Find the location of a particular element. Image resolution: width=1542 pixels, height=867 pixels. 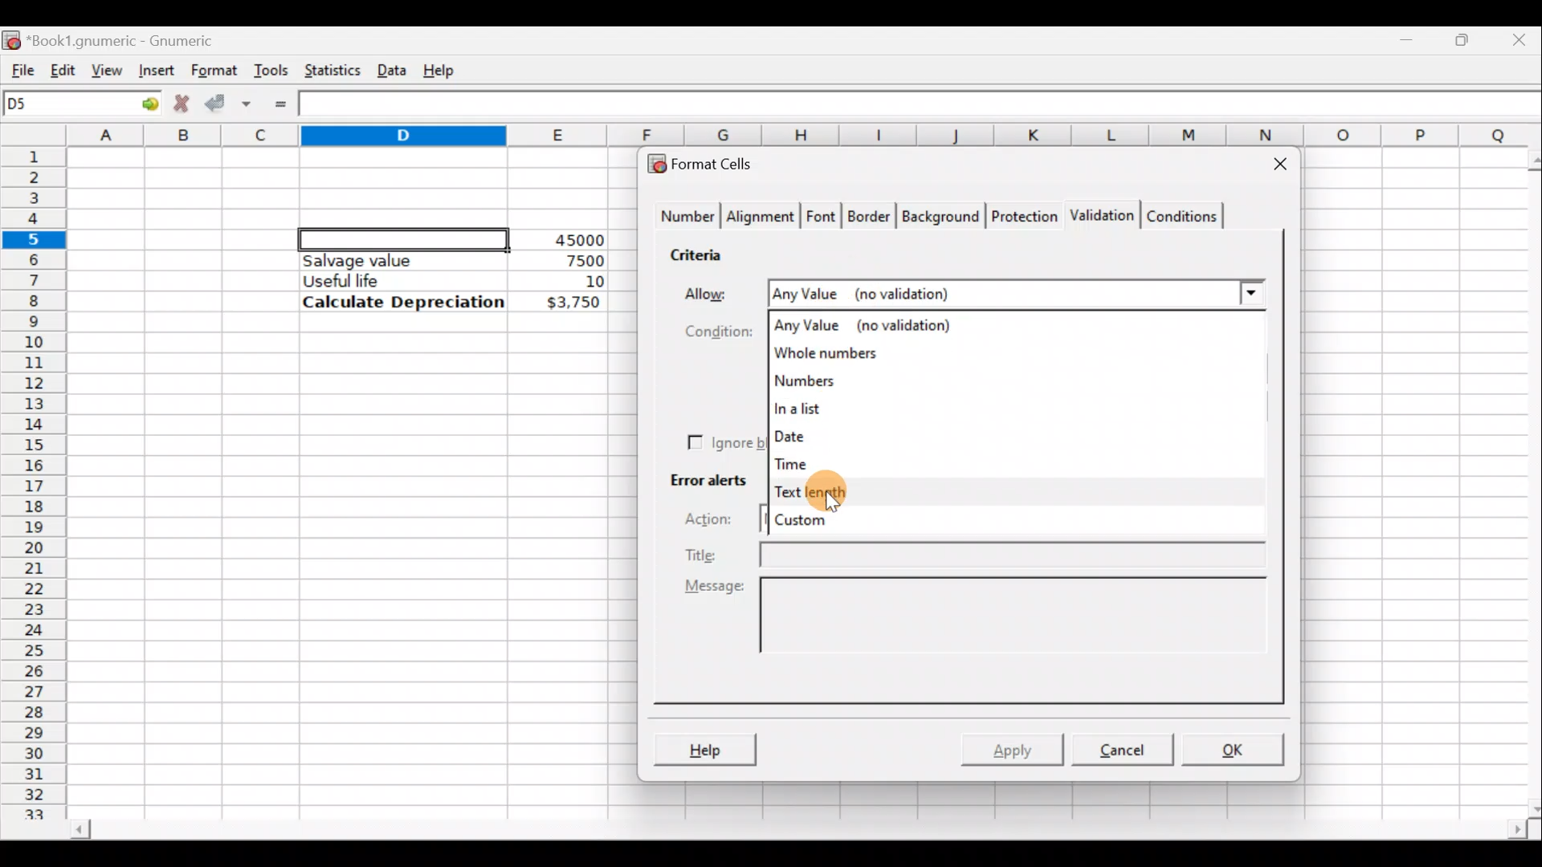

Date is located at coordinates (818, 434).